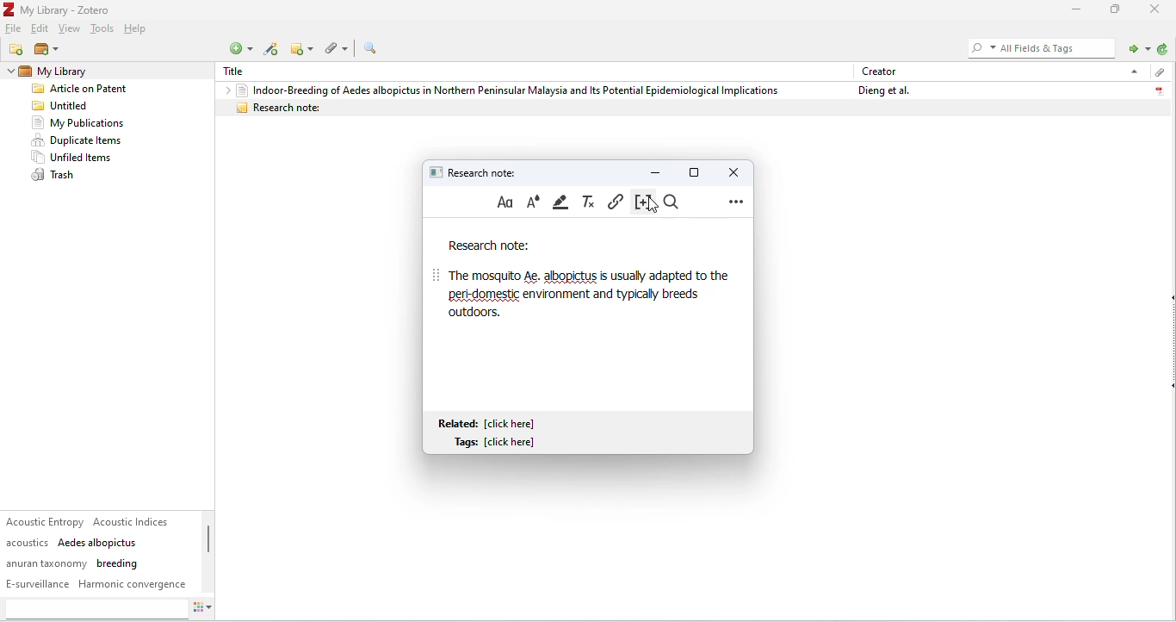 This screenshot has width=1176, height=622. What do you see at coordinates (674, 202) in the screenshot?
I see `find and replace` at bounding box center [674, 202].